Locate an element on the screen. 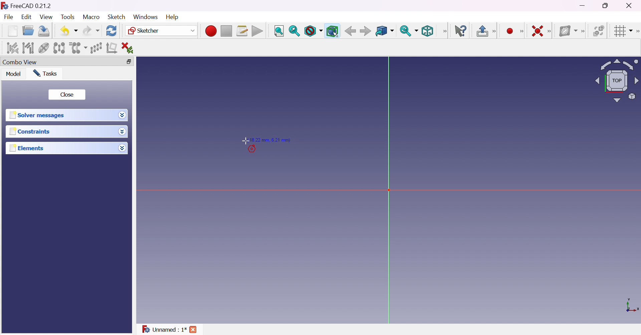  Cursor is located at coordinates (245, 141).